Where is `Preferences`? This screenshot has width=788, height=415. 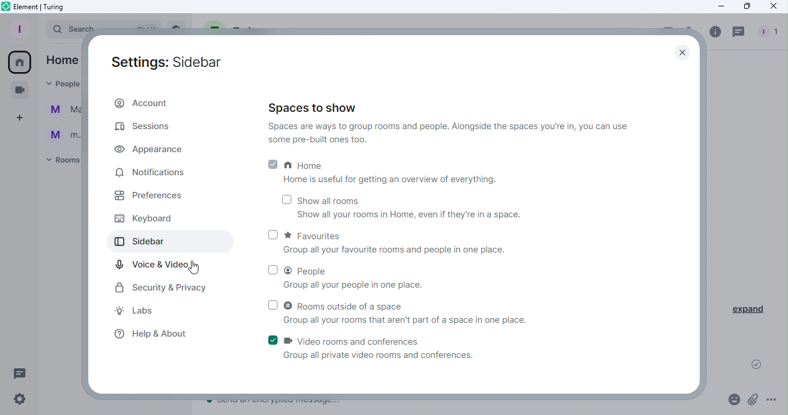
Preferences is located at coordinates (148, 195).